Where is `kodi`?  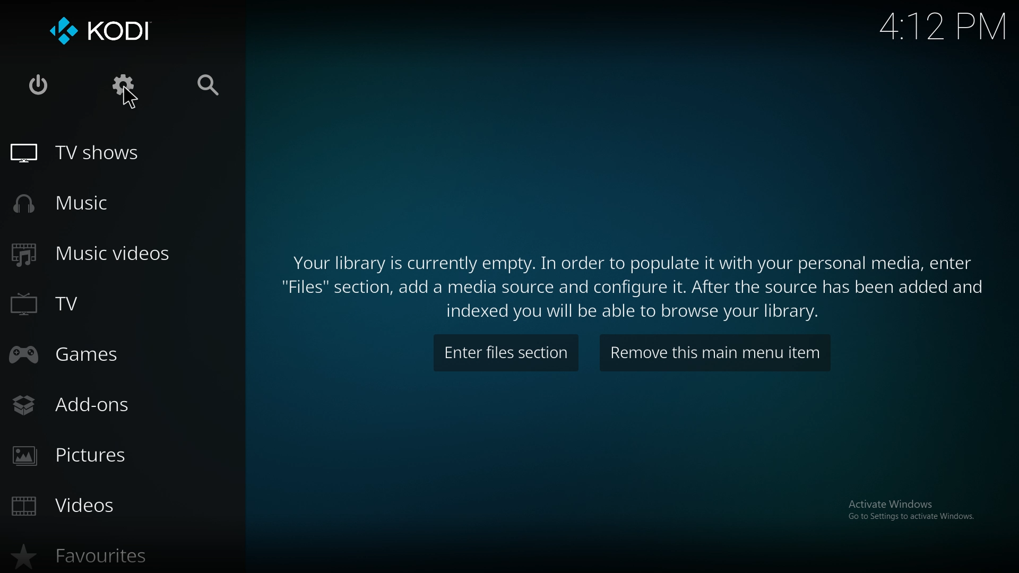 kodi is located at coordinates (100, 31).